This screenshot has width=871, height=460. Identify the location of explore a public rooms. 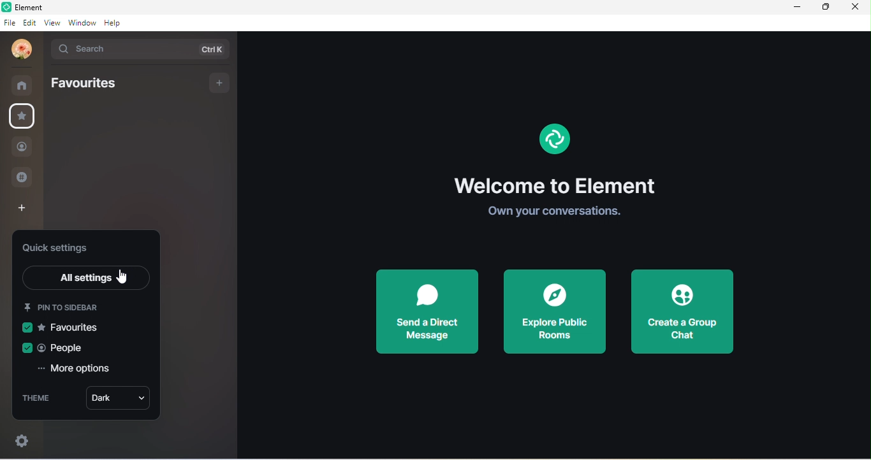
(555, 312).